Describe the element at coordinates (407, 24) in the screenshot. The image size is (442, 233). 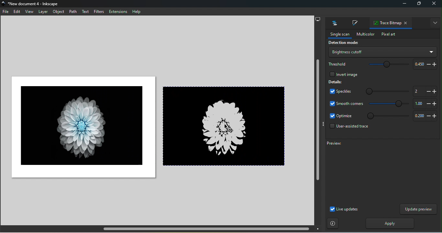
I see `Close tab` at that location.